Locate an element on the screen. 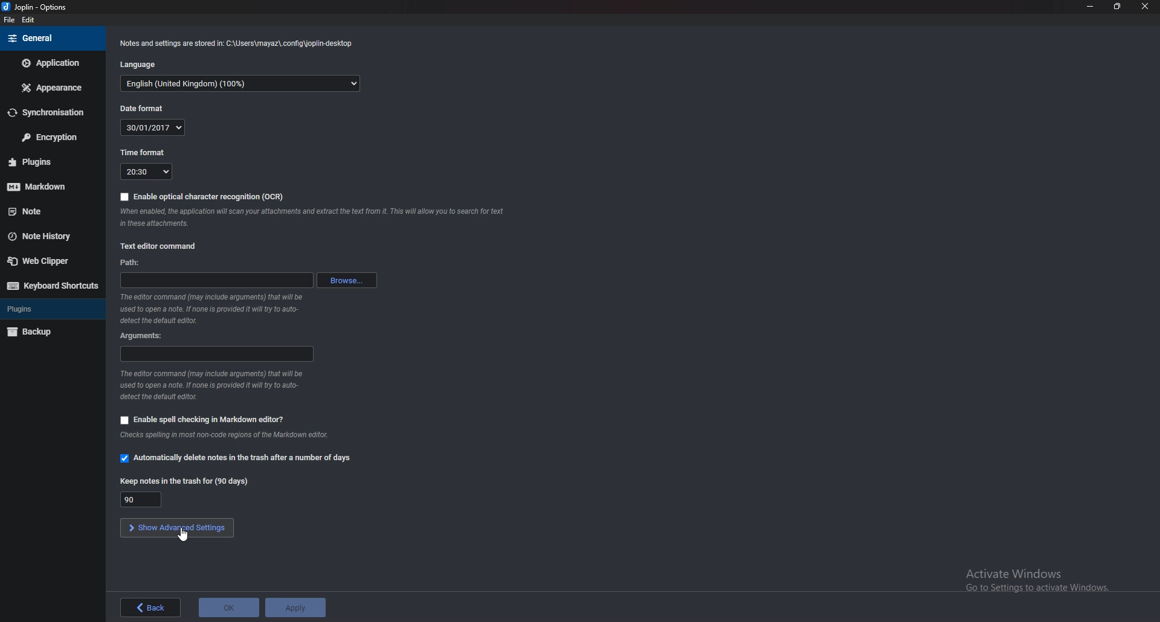  Edit is located at coordinates (28, 21).